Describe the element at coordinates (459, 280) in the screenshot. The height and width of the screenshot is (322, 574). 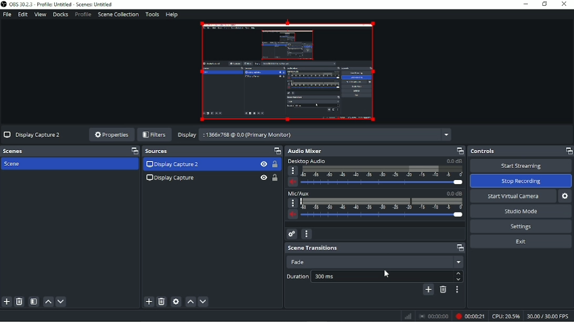
I see `down arrow` at that location.